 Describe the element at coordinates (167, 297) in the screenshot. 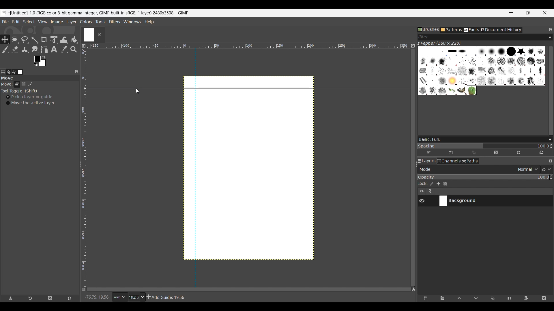

I see `Description of current selection by cursor` at that location.